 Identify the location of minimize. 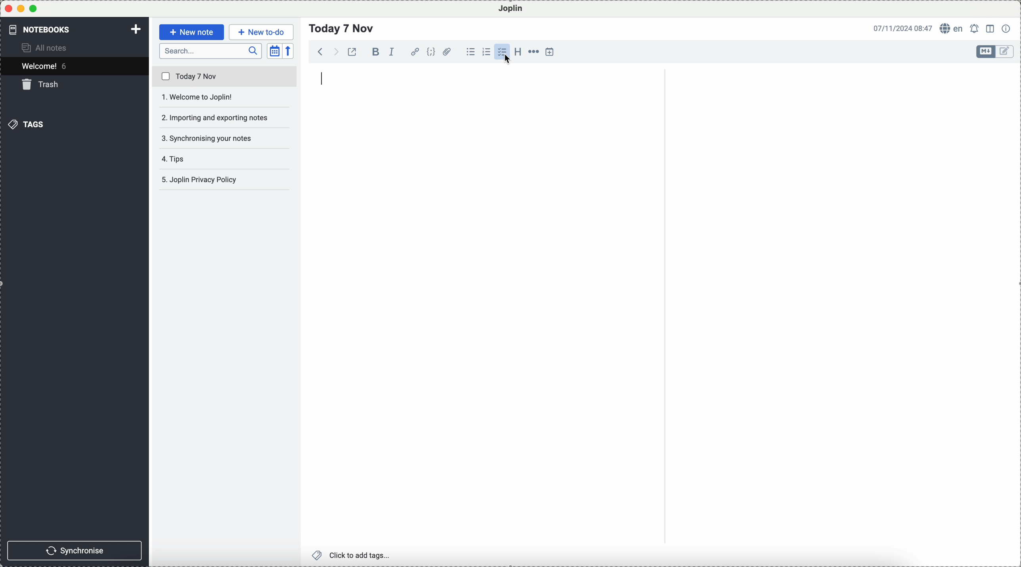
(21, 8).